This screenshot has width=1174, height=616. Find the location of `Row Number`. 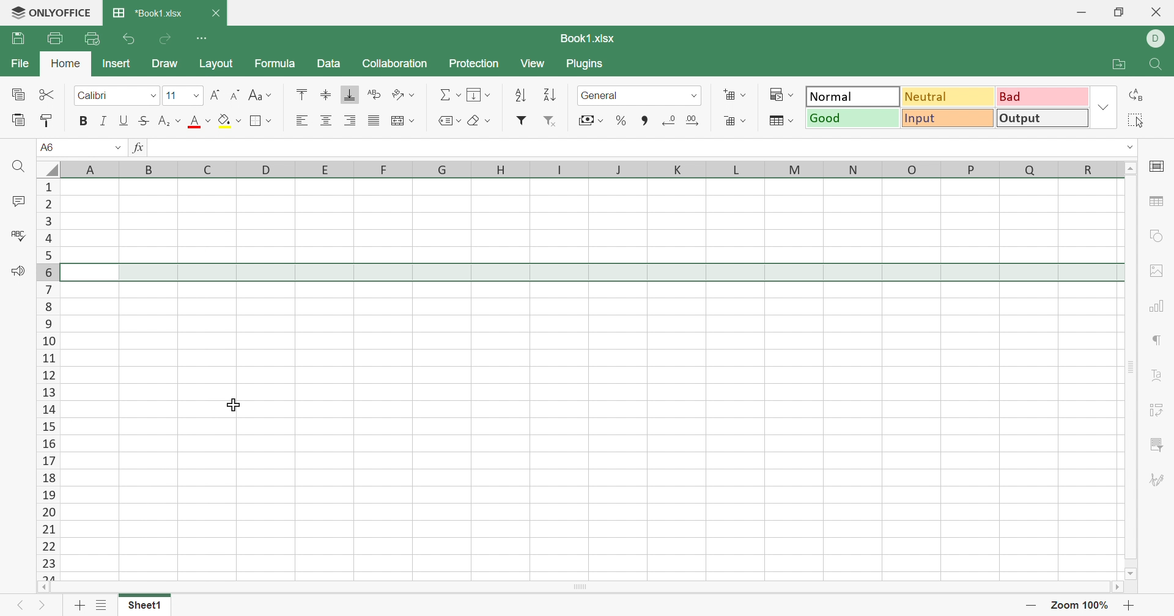

Row Number is located at coordinates (46, 376).